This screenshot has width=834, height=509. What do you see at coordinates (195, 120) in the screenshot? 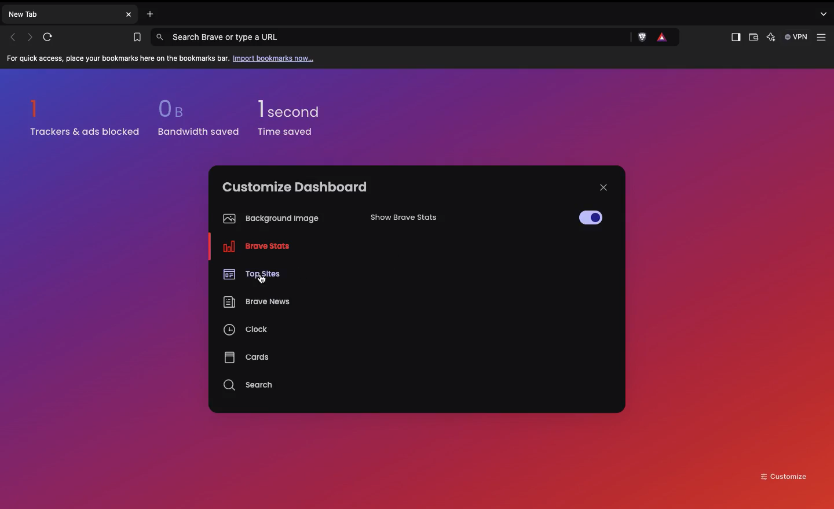
I see `0b bandwidth saved` at bounding box center [195, 120].